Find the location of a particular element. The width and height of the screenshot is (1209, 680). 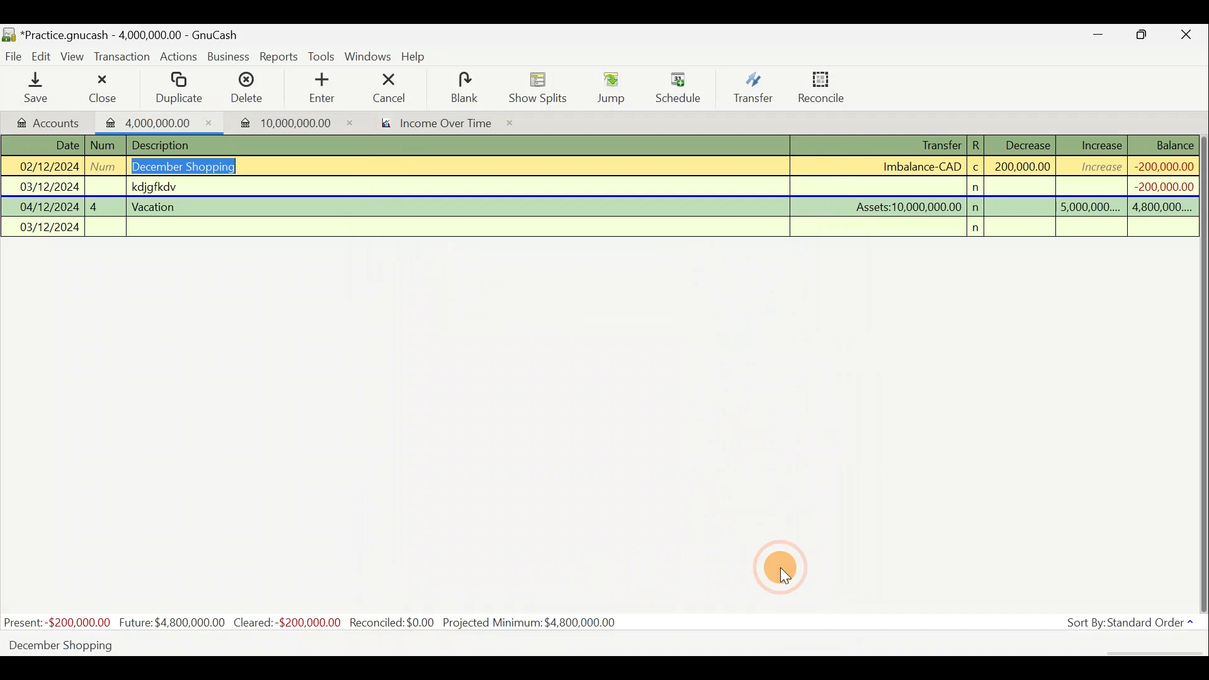

Show splits is located at coordinates (542, 87).